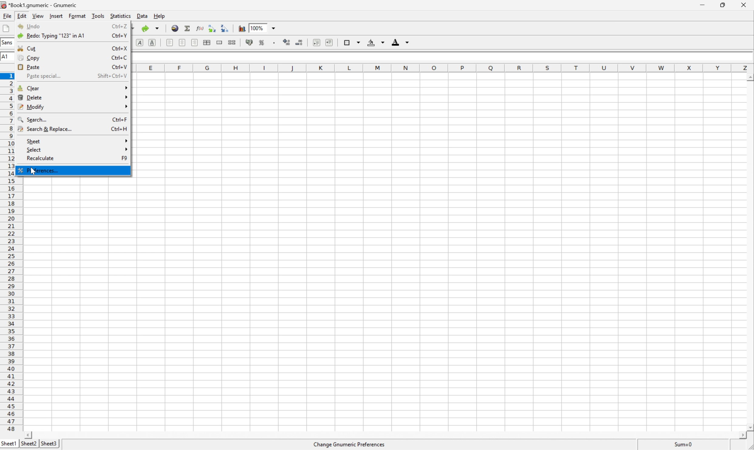  Describe the element at coordinates (352, 42) in the screenshot. I see `borders` at that location.